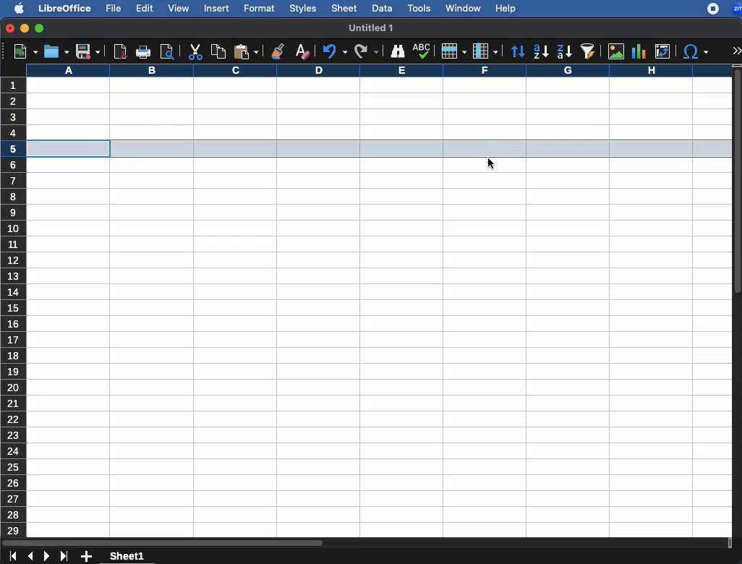  Describe the element at coordinates (738, 302) in the screenshot. I see `scroll` at that location.